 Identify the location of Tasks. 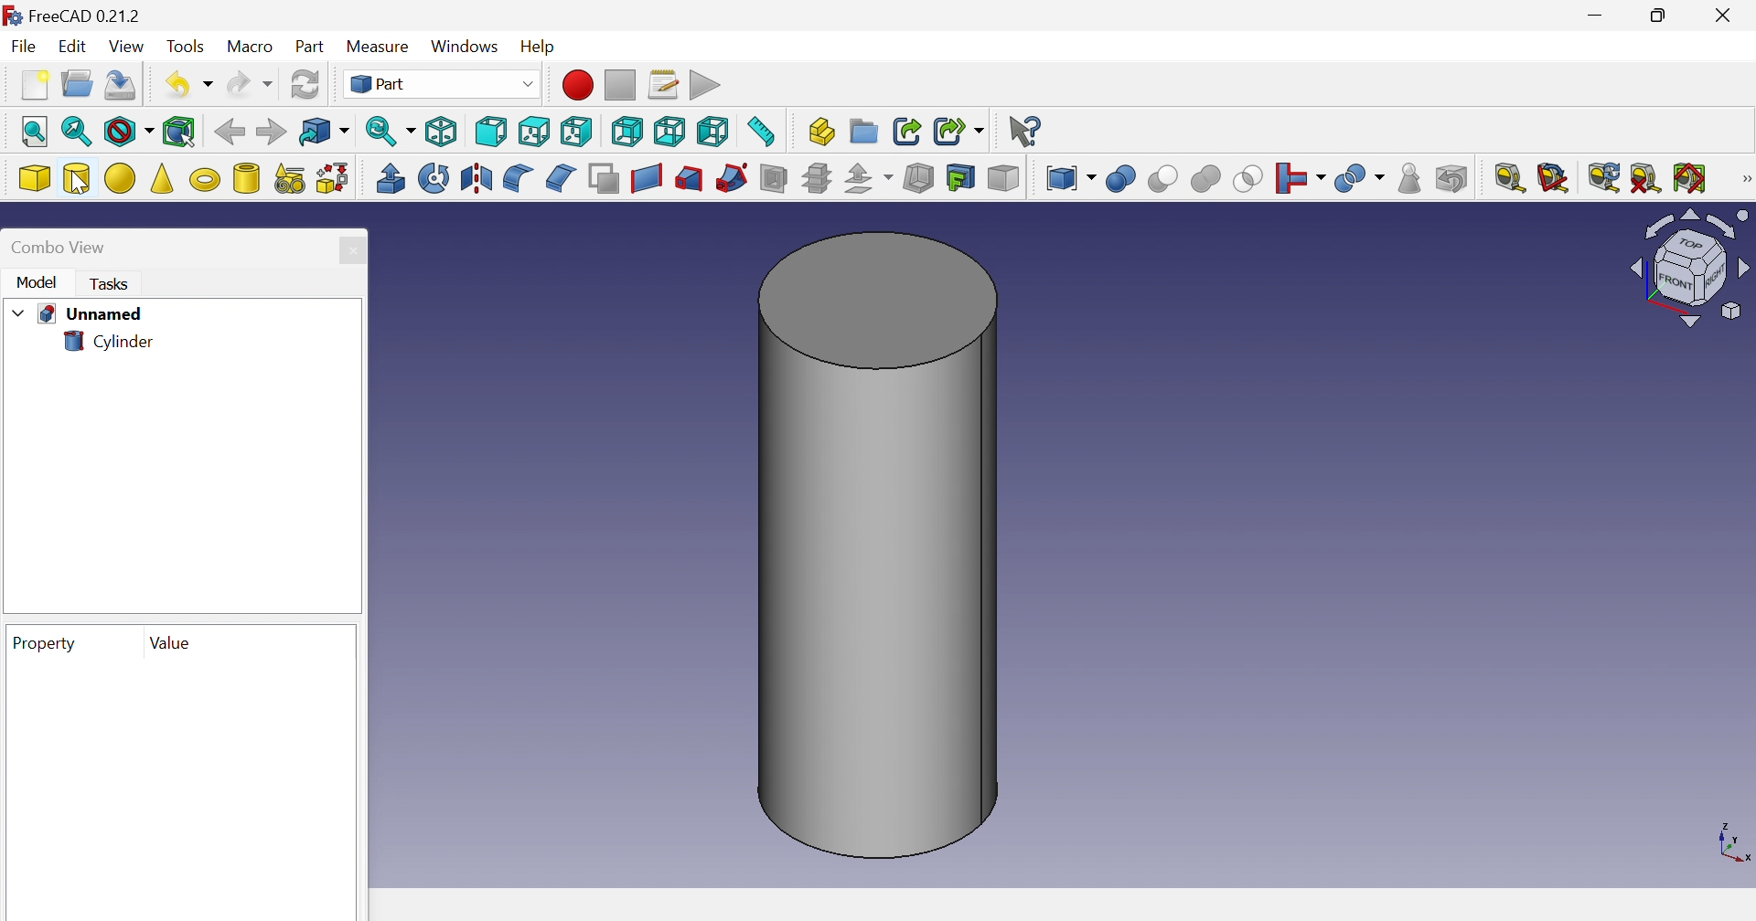
(111, 283).